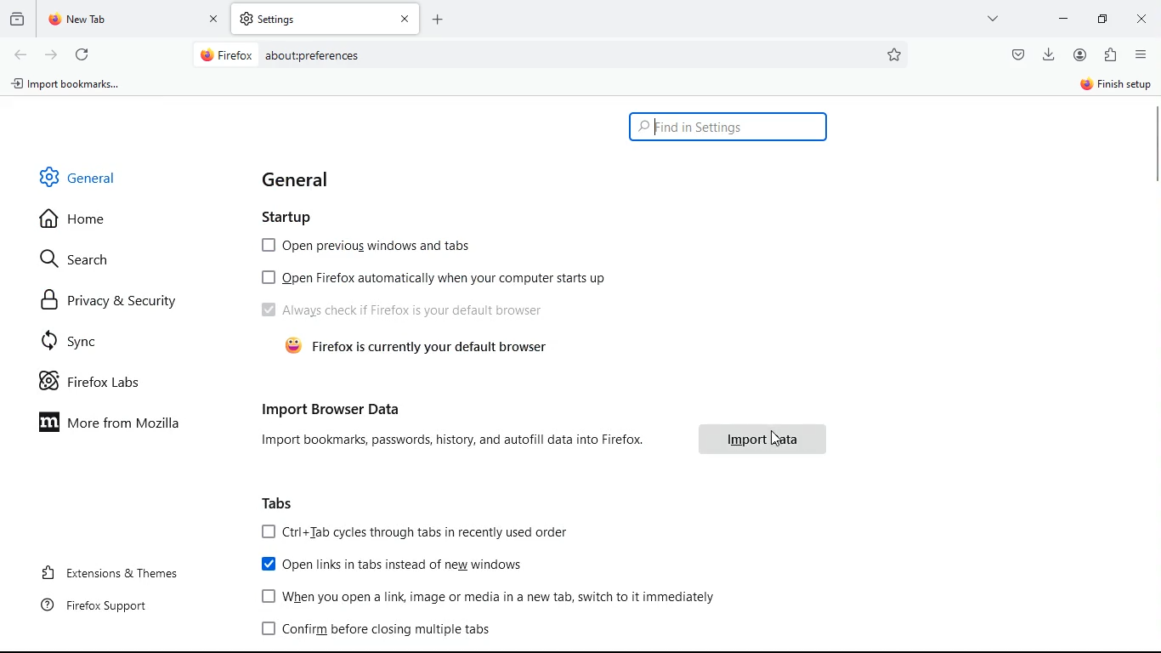 The width and height of the screenshot is (1161, 653). I want to click on Search bar, so click(730, 127).